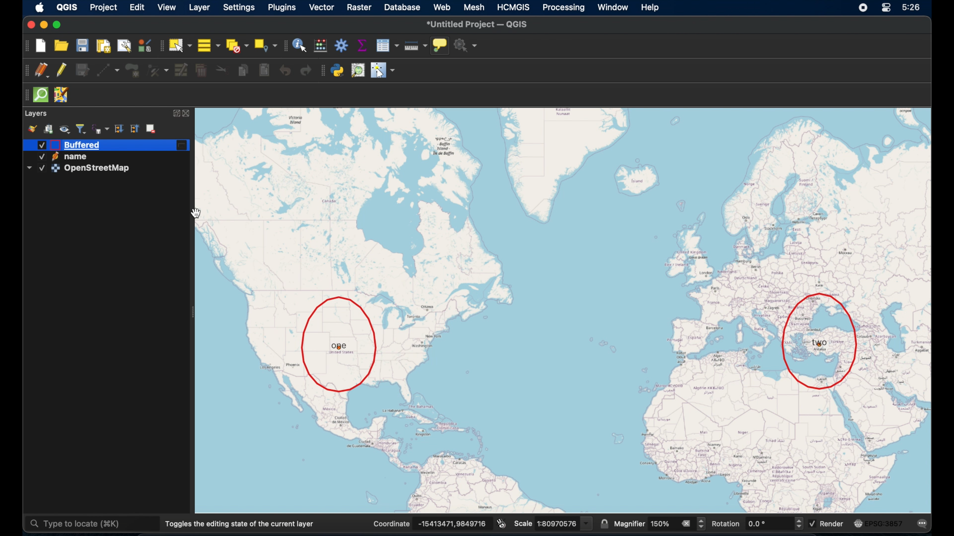 This screenshot has width=954, height=536. I want to click on drag handles, so click(24, 70).